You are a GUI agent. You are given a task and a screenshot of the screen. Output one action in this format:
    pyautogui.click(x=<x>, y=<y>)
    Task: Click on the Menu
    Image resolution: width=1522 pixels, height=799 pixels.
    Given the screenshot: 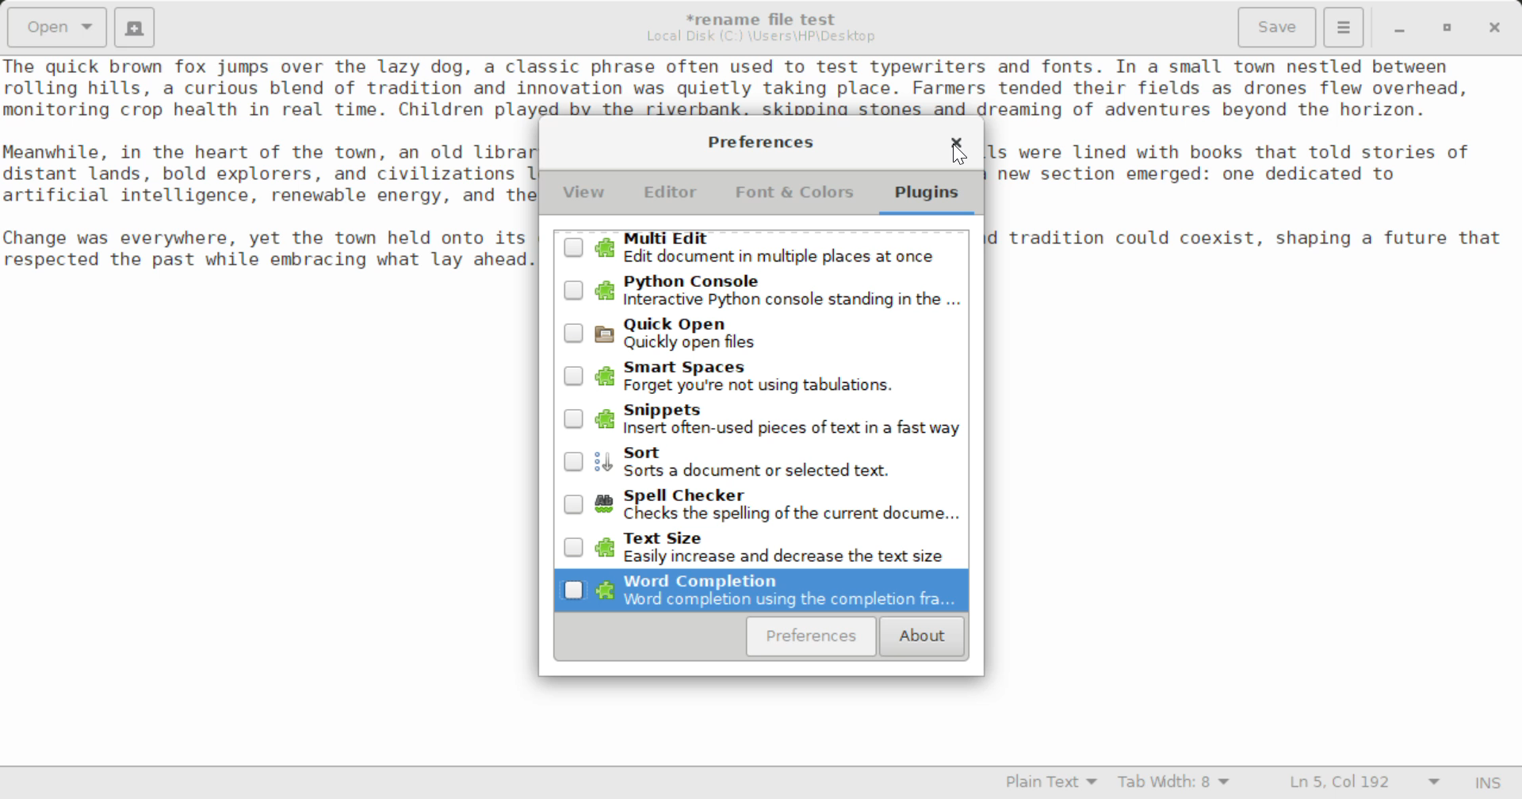 What is the action you would take?
    pyautogui.click(x=1343, y=25)
    